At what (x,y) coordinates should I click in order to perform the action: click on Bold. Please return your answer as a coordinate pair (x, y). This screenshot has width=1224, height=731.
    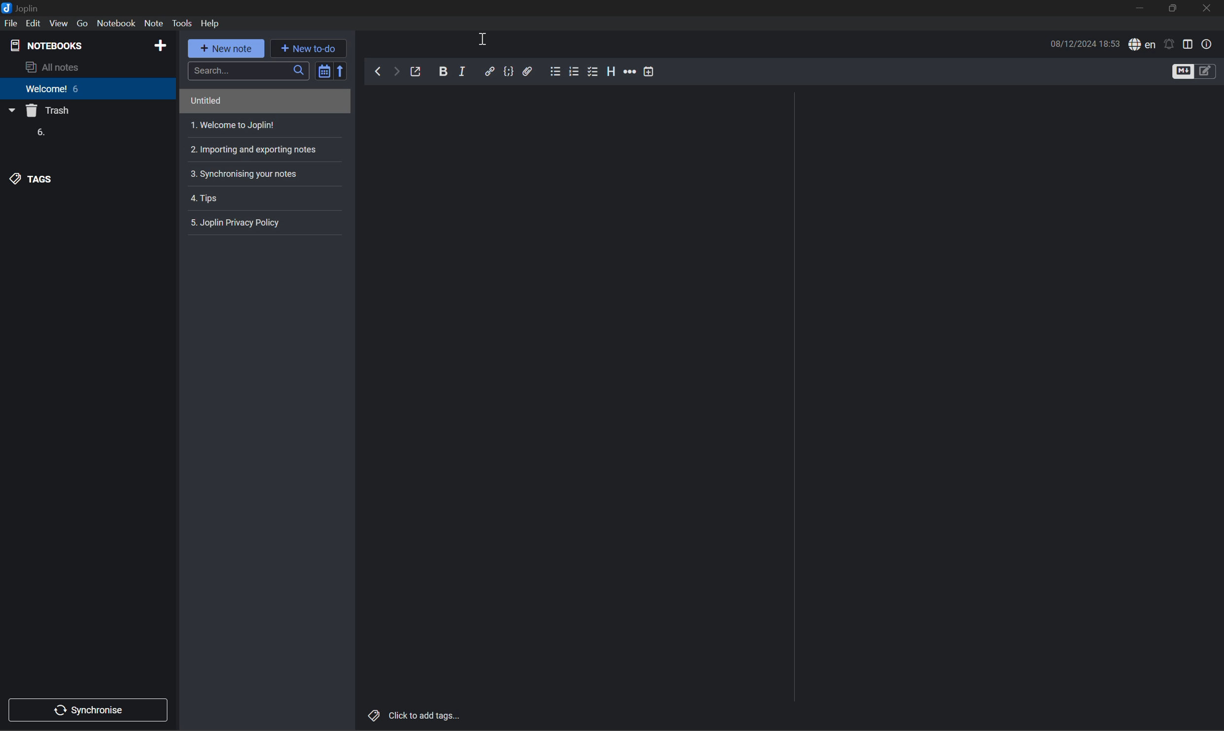
    Looking at the image, I should click on (443, 70).